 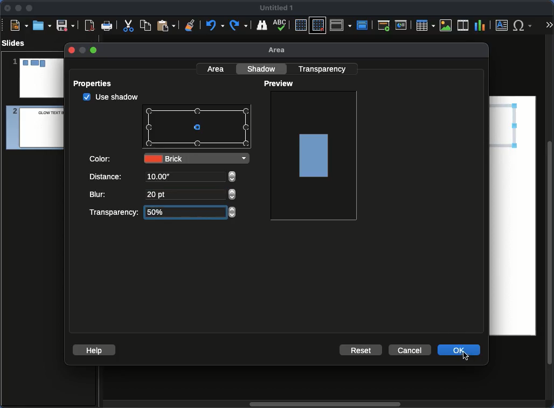 What do you see at coordinates (446, 25) in the screenshot?
I see `Image` at bounding box center [446, 25].